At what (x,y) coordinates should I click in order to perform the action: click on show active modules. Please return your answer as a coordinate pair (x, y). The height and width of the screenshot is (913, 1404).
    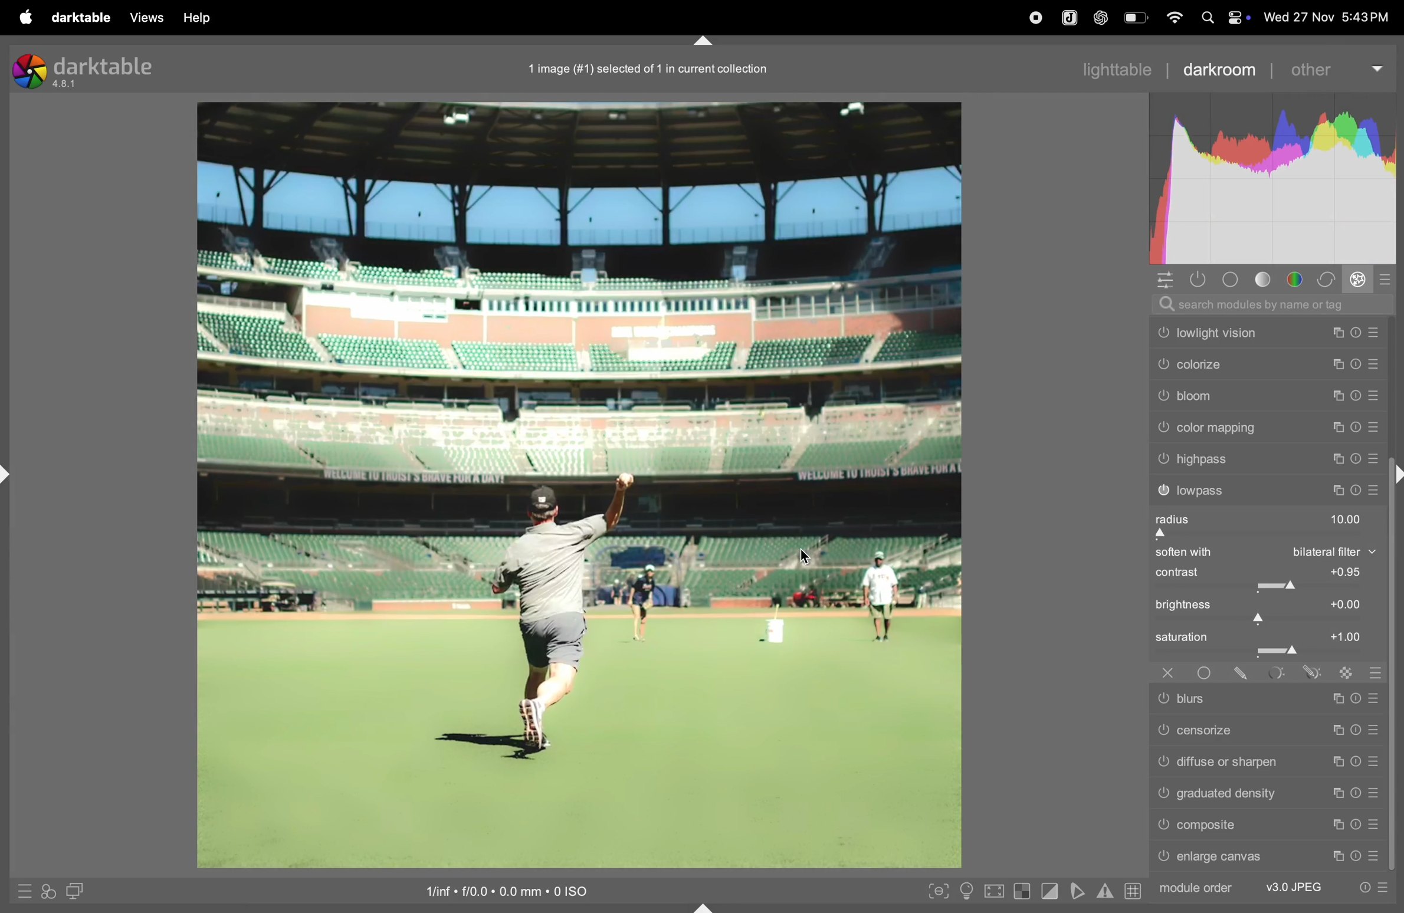
    Looking at the image, I should click on (1195, 280).